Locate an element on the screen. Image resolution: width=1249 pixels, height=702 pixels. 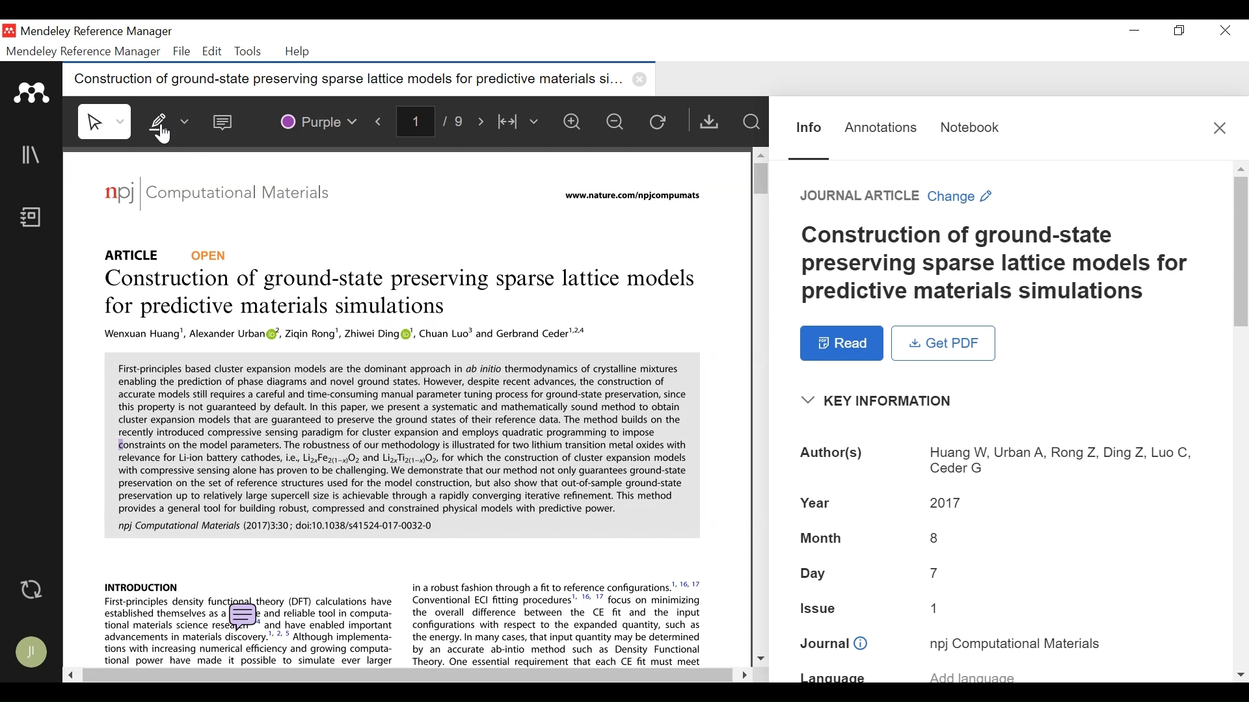
Edit is located at coordinates (210, 51).